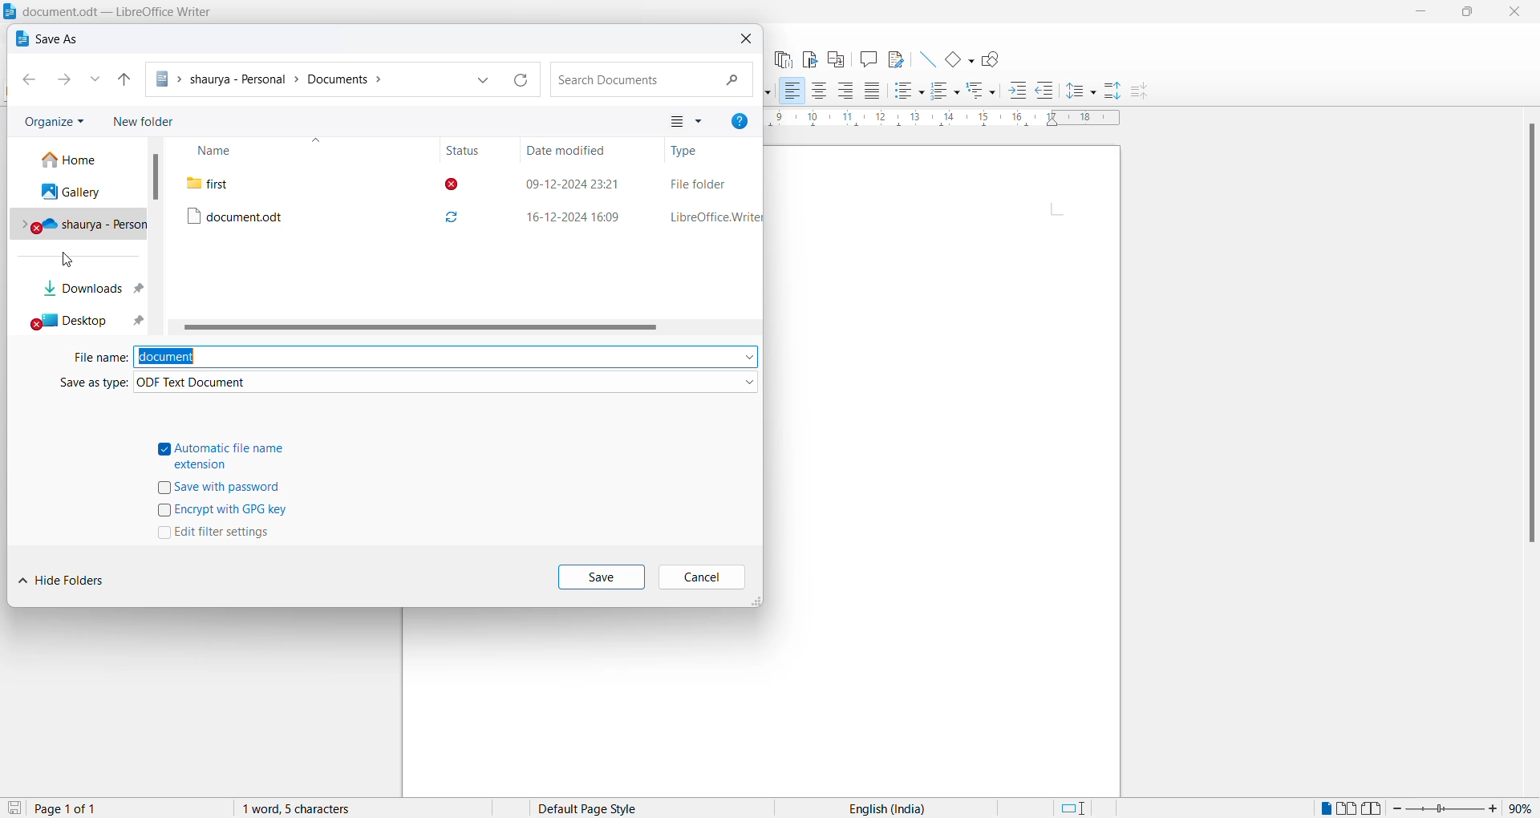 The height and width of the screenshot is (818, 1540). What do you see at coordinates (81, 225) in the screenshot?
I see `Personal drive` at bounding box center [81, 225].